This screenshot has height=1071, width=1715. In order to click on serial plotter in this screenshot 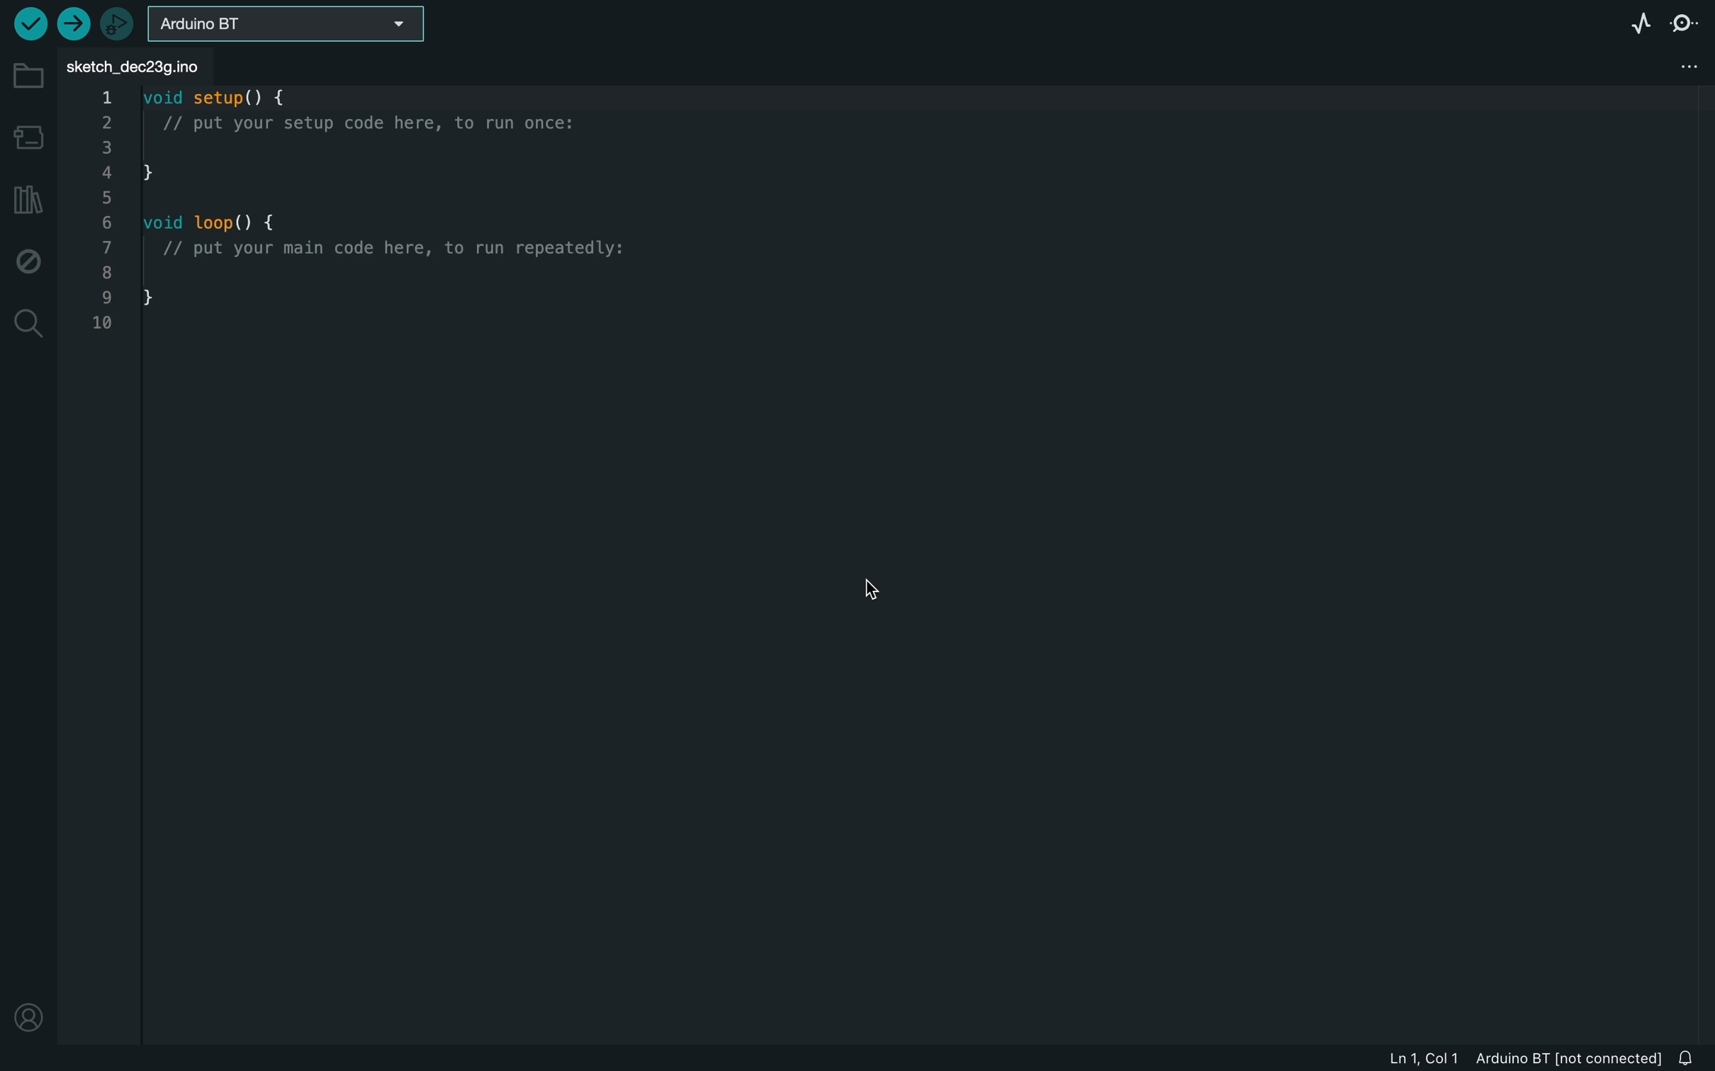, I will do `click(1633, 22)`.